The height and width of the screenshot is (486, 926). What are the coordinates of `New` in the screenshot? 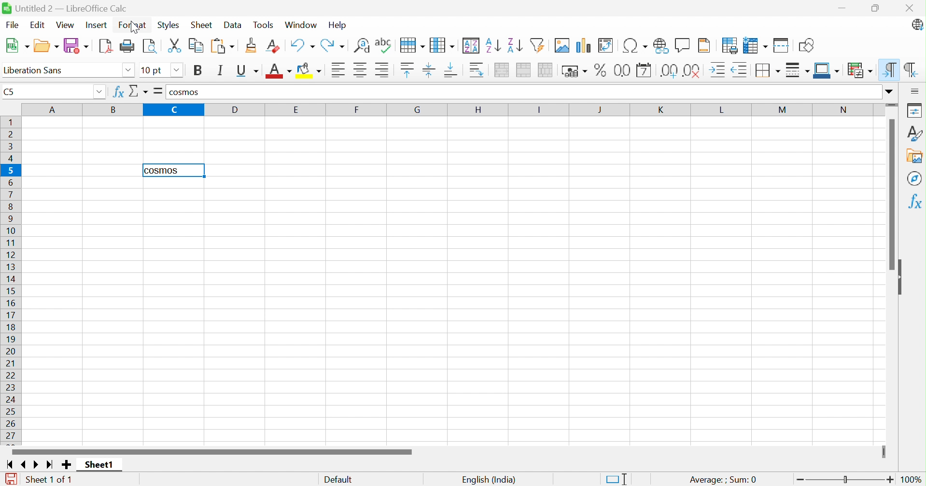 It's located at (48, 46).